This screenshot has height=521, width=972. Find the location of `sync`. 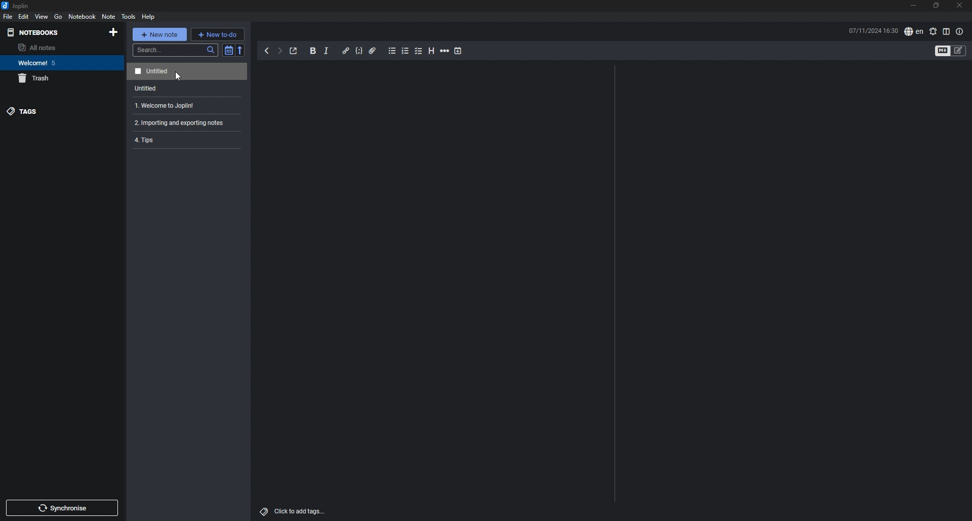

sync is located at coordinates (62, 508).